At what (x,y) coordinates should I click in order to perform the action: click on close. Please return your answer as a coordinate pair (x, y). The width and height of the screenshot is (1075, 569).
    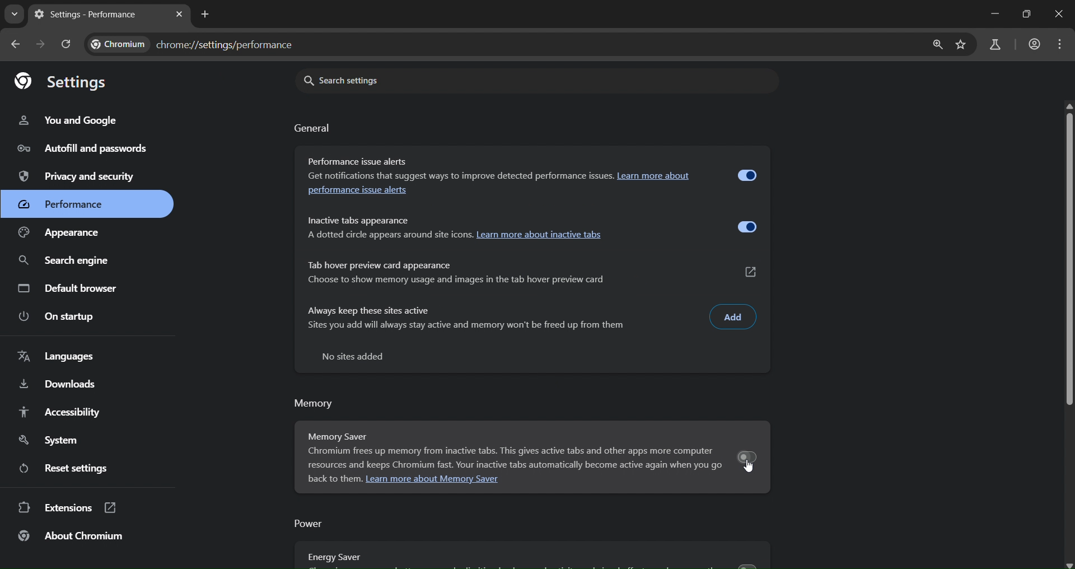
    Looking at the image, I should click on (1059, 14).